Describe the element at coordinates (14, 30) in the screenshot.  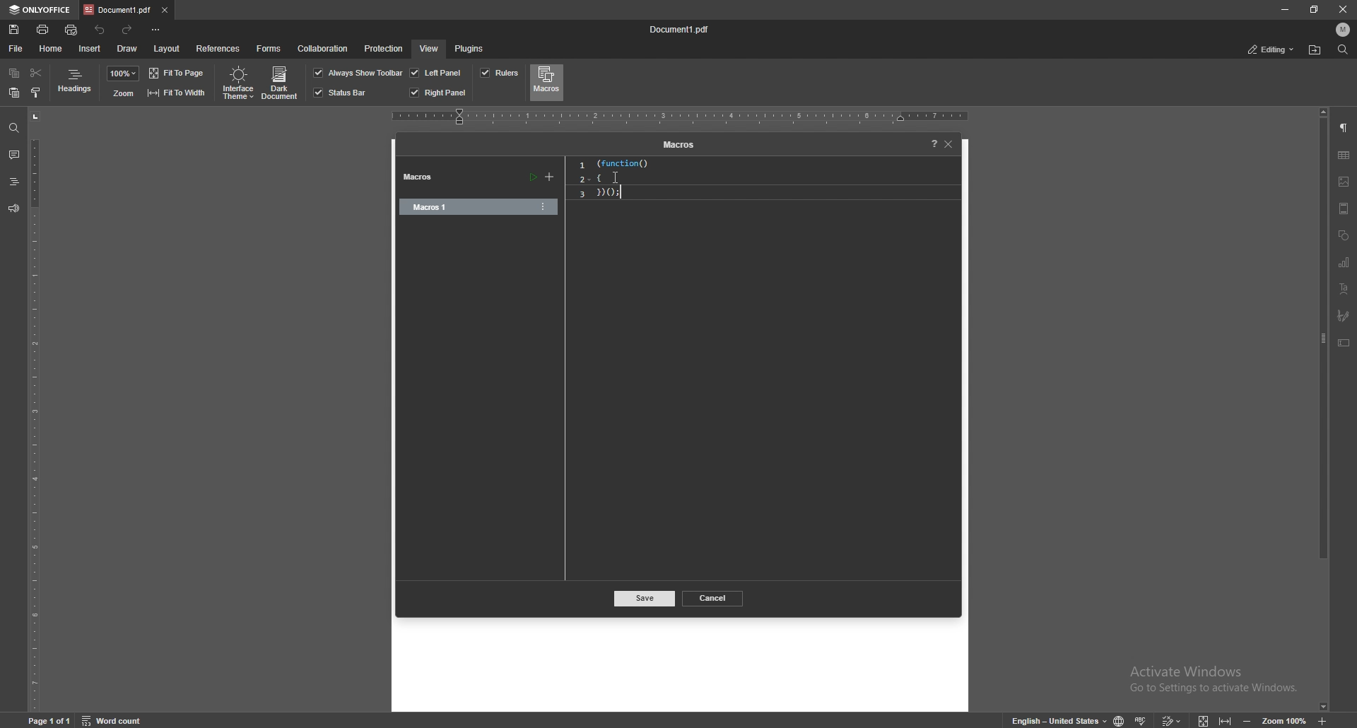
I see `save` at that location.